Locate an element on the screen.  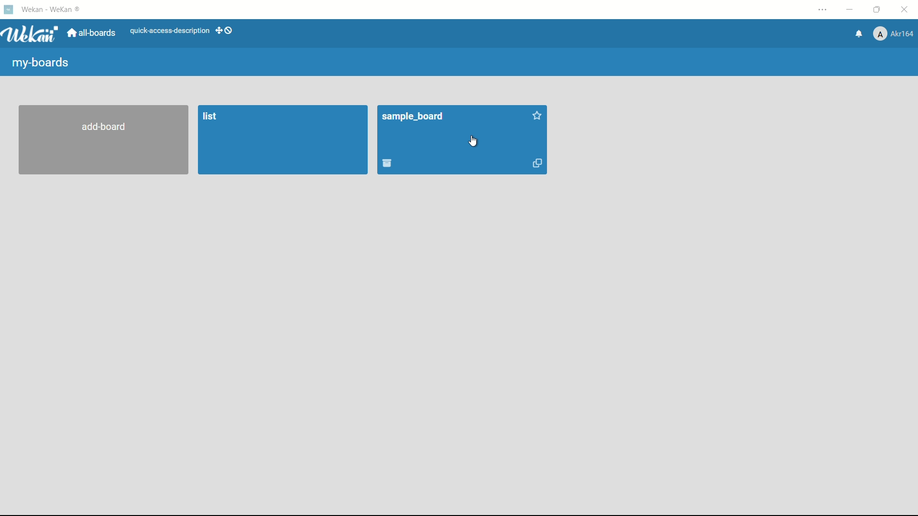
quick-access-description is located at coordinates (170, 32).